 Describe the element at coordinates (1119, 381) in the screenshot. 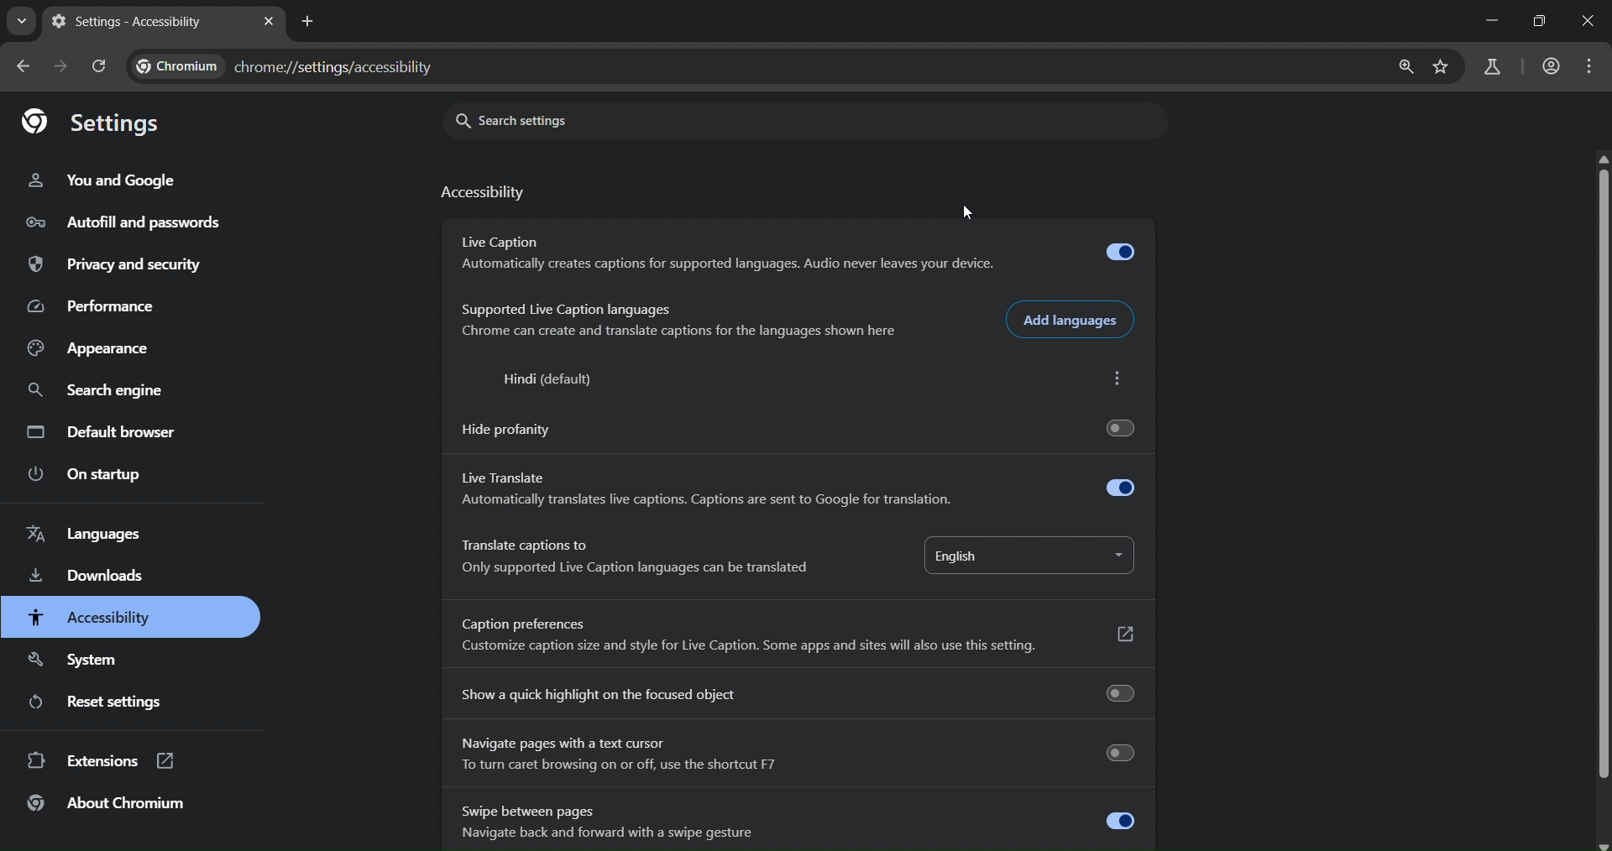

I see `more actions` at that location.